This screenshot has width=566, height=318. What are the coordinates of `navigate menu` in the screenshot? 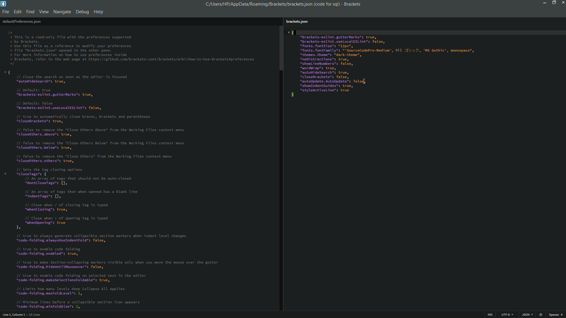 It's located at (62, 12).